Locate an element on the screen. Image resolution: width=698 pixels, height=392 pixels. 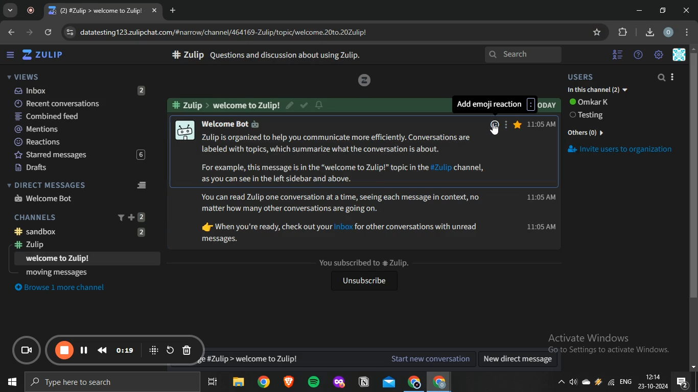
moving messages is located at coordinates (57, 272).